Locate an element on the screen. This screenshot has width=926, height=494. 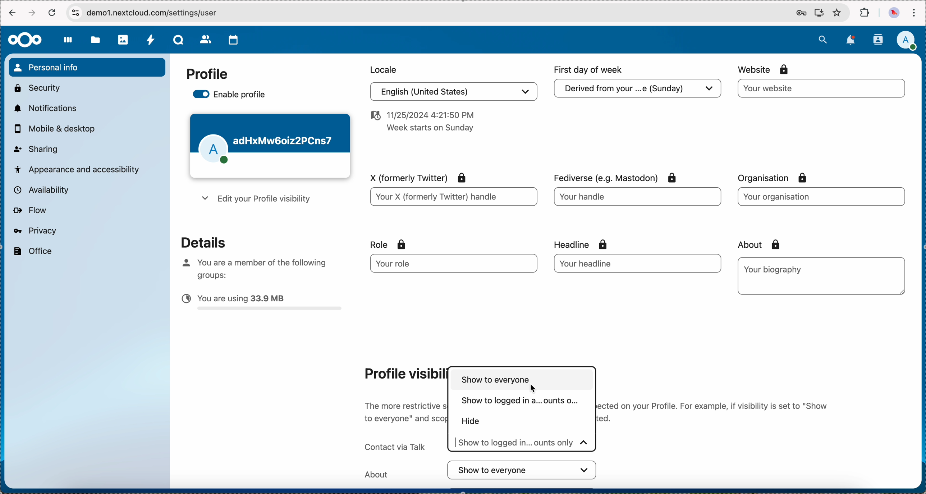
notifications is located at coordinates (44, 108).